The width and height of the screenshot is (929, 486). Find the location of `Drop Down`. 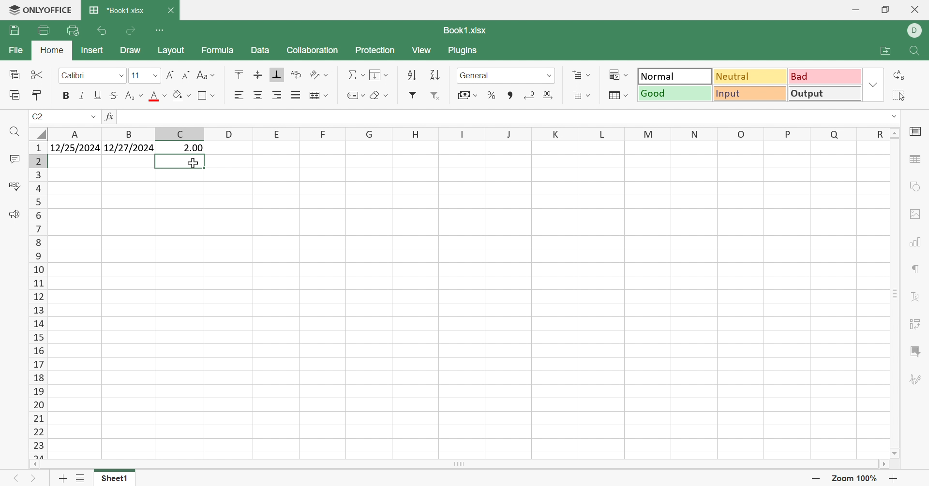

Drop Down is located at coordinates (121, 78).